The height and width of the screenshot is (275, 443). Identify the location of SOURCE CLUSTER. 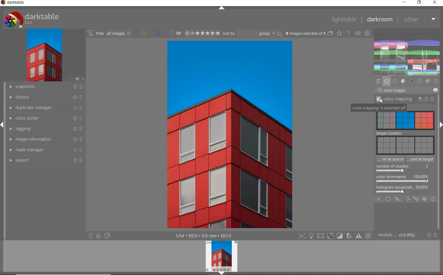
(405, 120).